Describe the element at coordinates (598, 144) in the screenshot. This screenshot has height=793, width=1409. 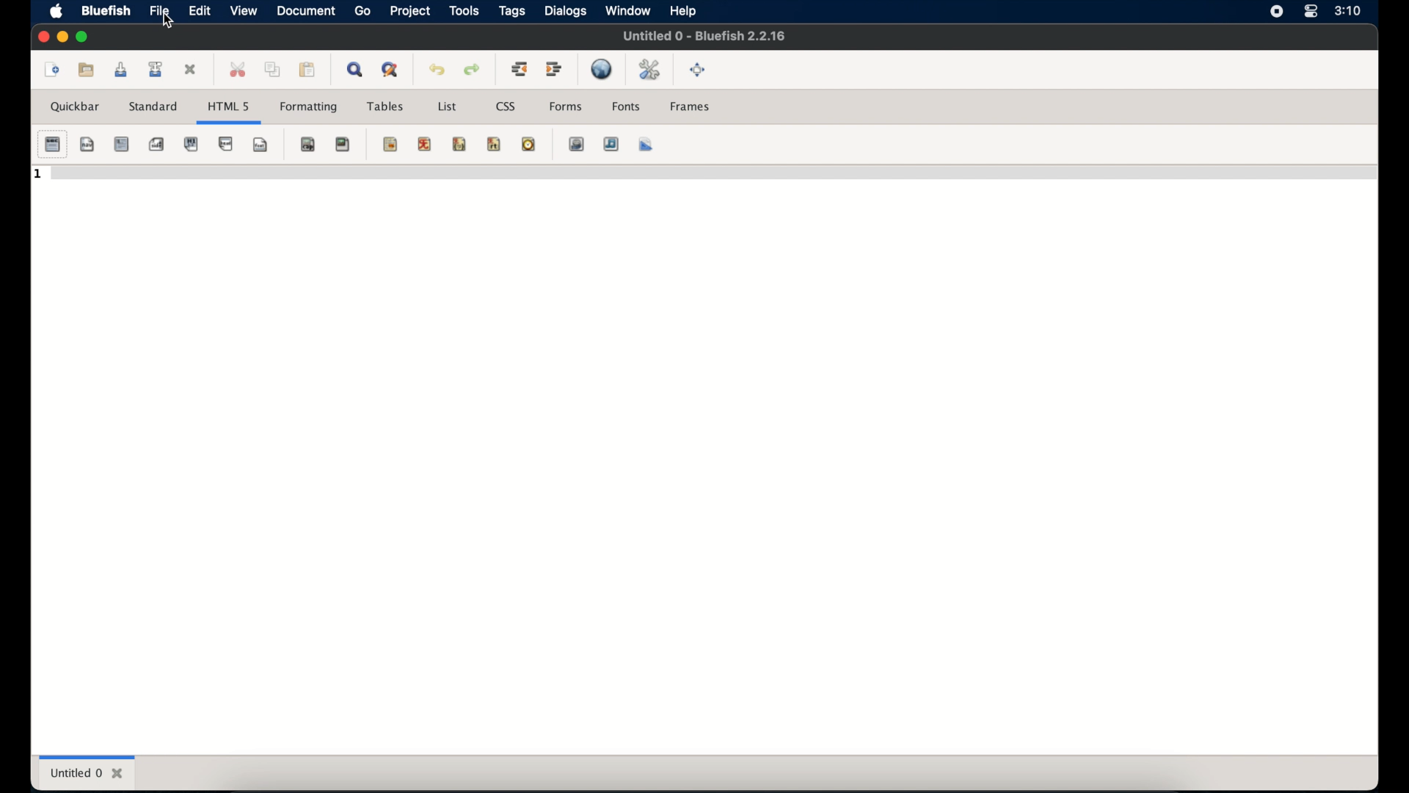
I see `insert  thumbnail` at that location.